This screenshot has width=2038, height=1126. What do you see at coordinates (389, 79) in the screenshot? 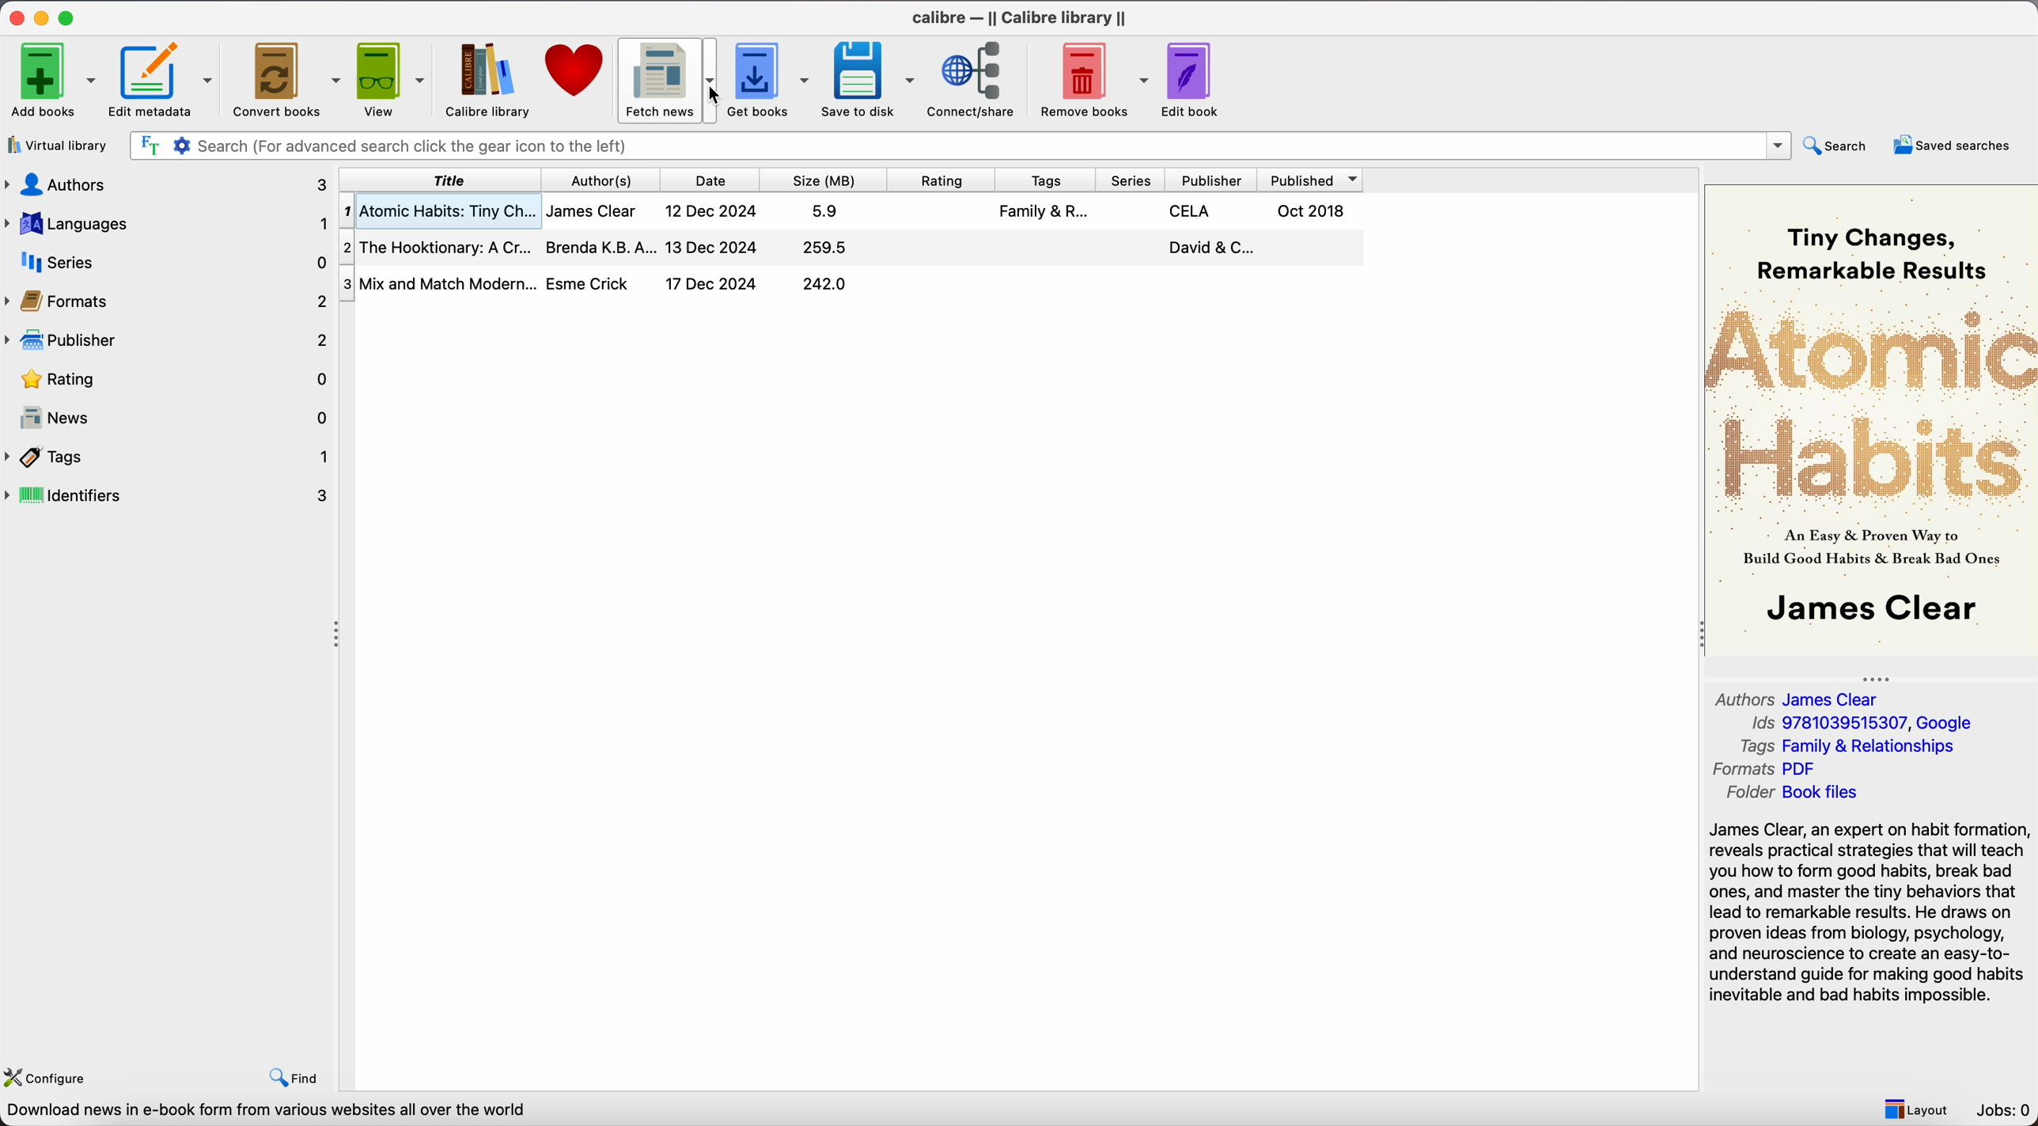
I see `view` at bounding box center [389, 79].